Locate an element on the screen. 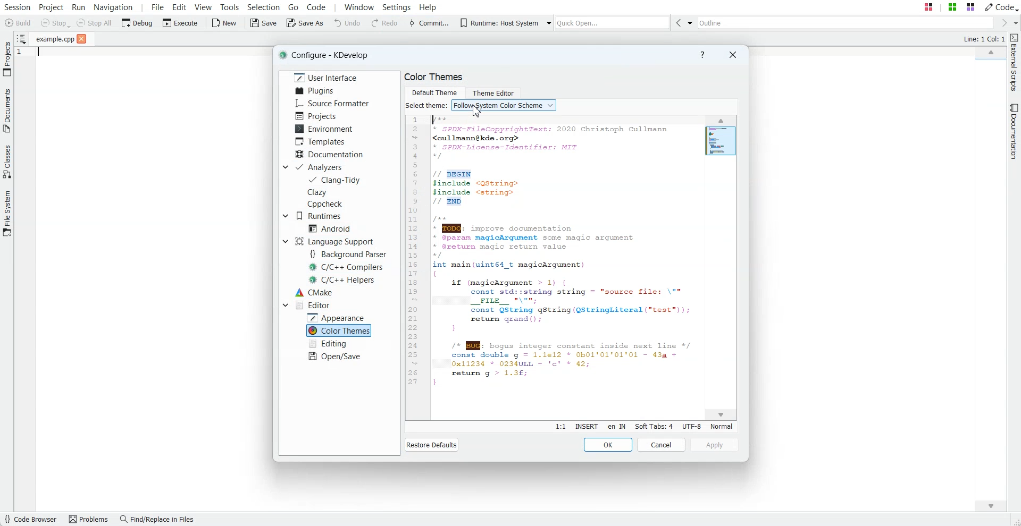 The image size is (1021, 526). Clazy is located at coordinates (328, 192).